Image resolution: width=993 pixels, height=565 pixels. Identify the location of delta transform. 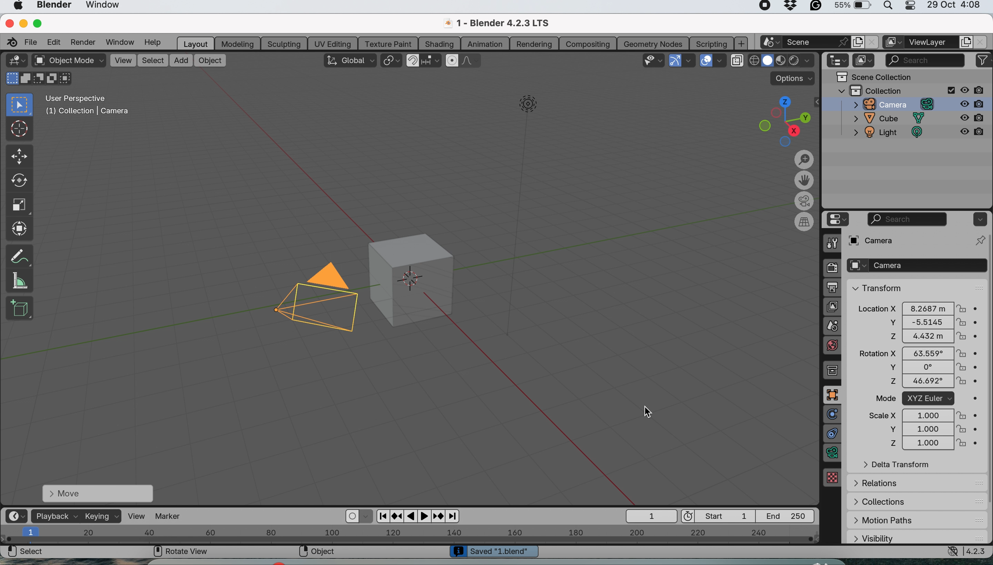
(897, 465).